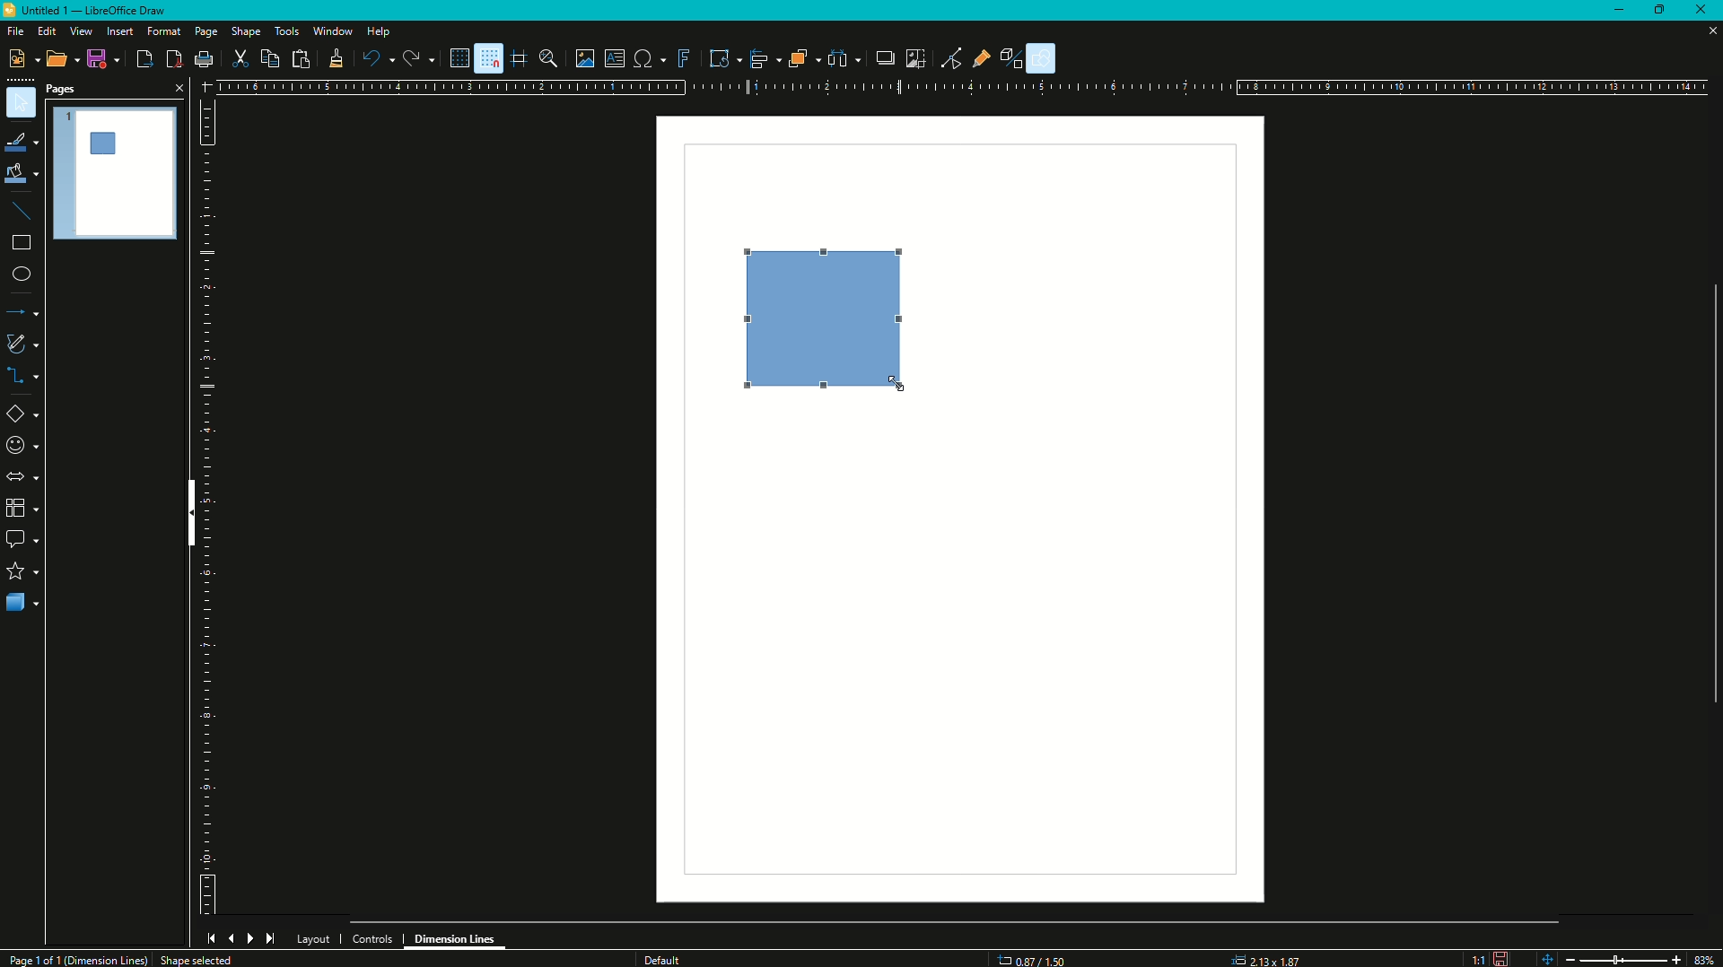  What do you see at coordinates (162, 32) in the screenshot?
I see `Format` at bounding box center [162, 32].